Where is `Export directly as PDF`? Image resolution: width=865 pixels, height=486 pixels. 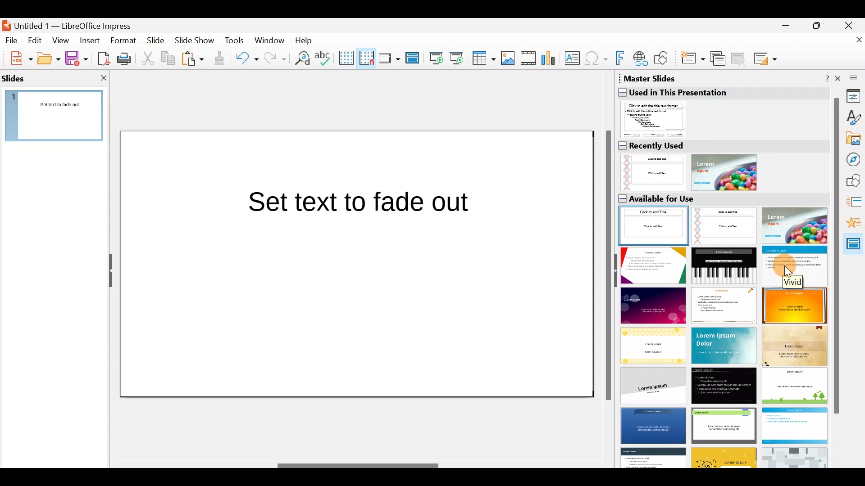
Export directly as PDF is located at coordinates (102, 58).